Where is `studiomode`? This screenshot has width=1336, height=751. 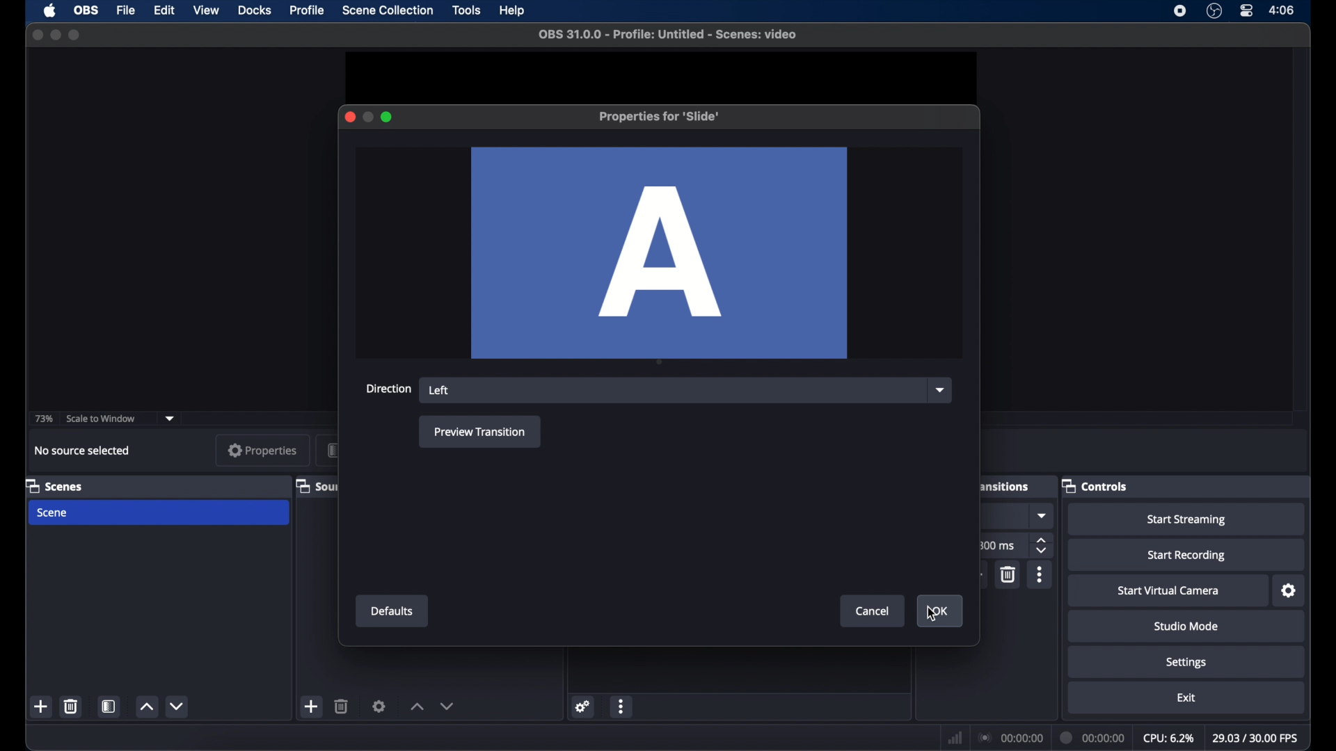
studiomode is located at coordinates (1187, 627).